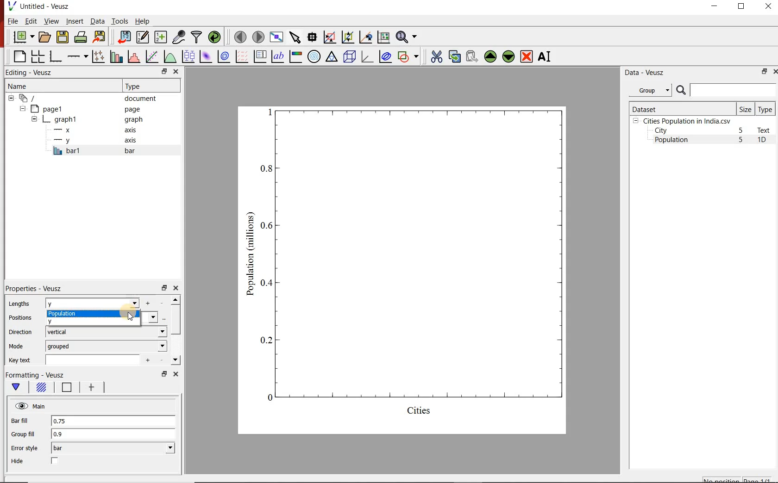 This screenshot has height=483, width=778. I want to click on Add an axis to the plot, so click(77, 55).